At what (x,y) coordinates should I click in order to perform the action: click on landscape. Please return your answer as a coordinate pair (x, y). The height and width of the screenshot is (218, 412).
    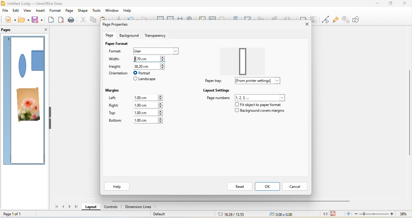
    Looking at the image, I should click on (147, 79).